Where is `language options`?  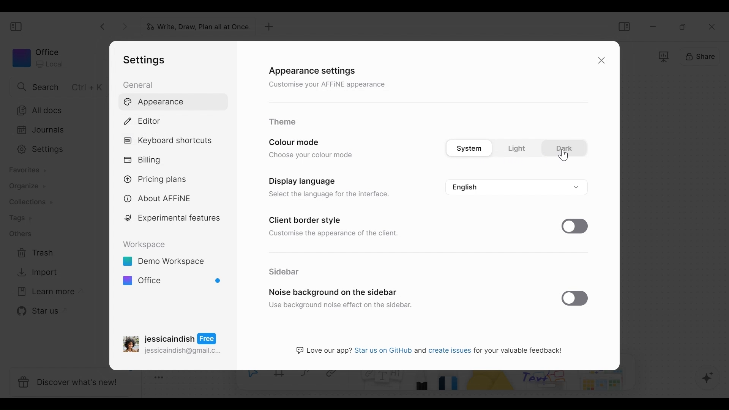
language options is located at coordinates (518, 187).